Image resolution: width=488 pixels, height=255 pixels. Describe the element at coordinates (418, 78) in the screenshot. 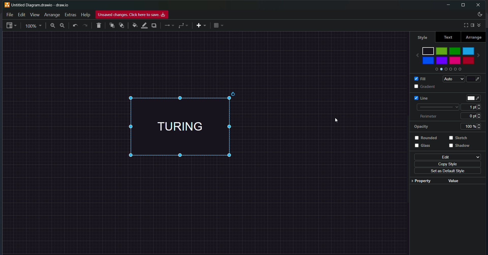

I see `fill` at that location.